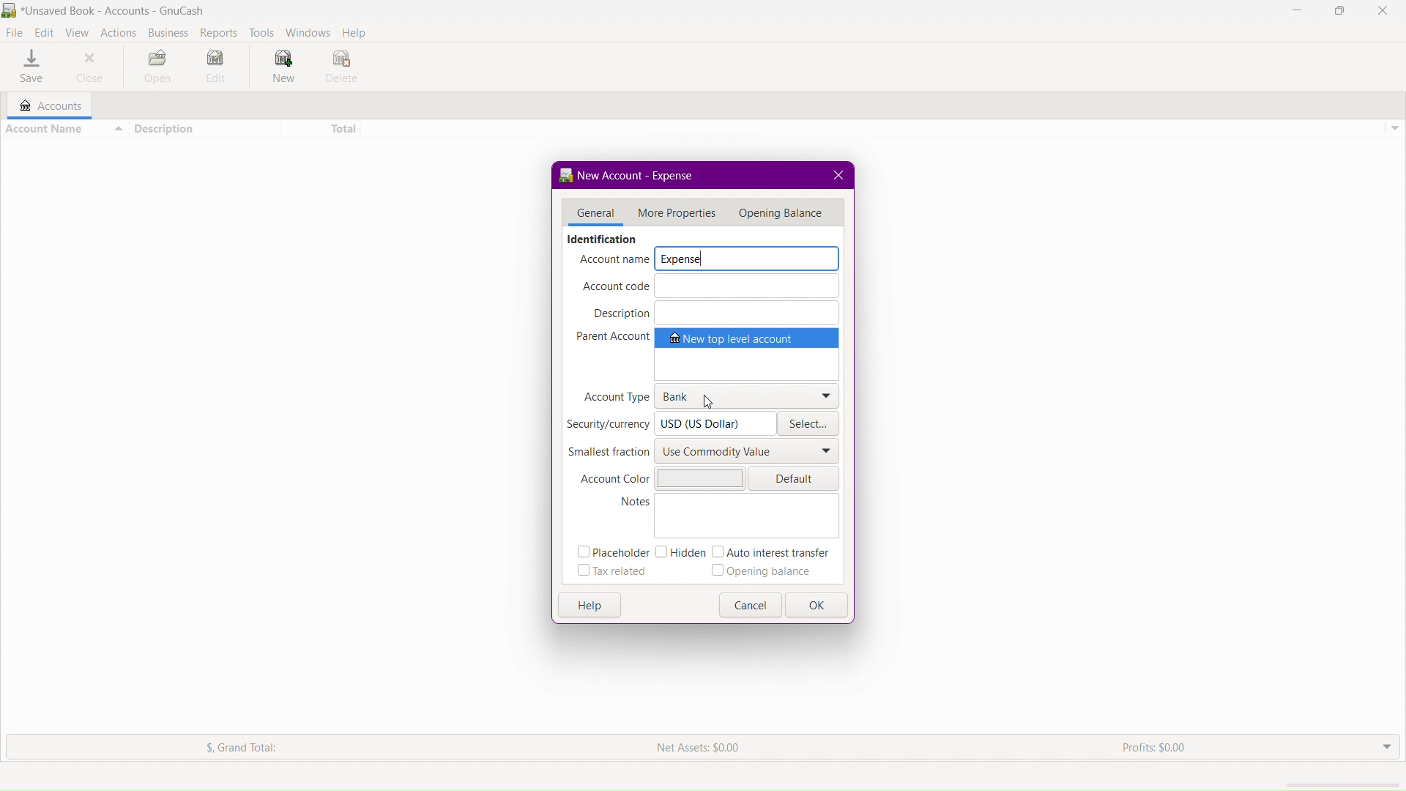 The image size is (1406, 791). I want to click on Net Assets: $0.00, so click(701, 748).